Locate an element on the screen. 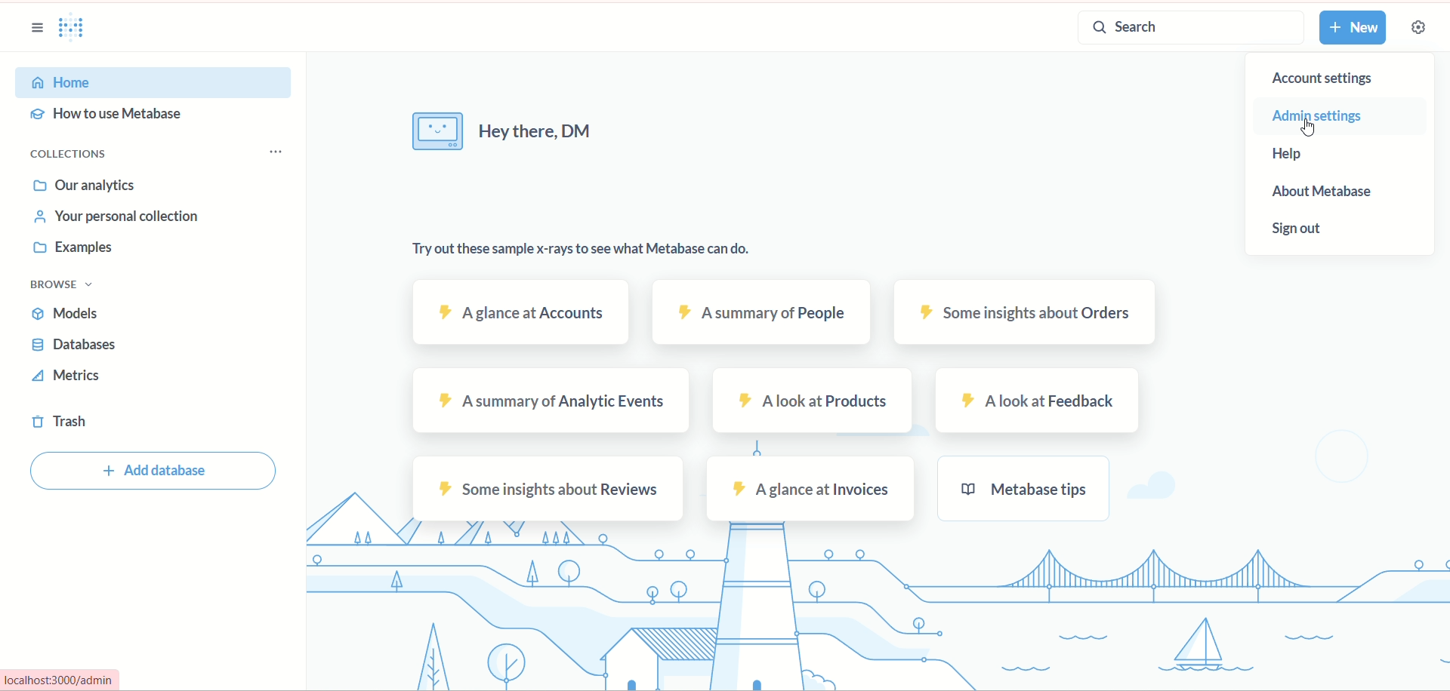 This screenshot has height=691, width=1450. Cursor is located at coordinates (1305, 128).